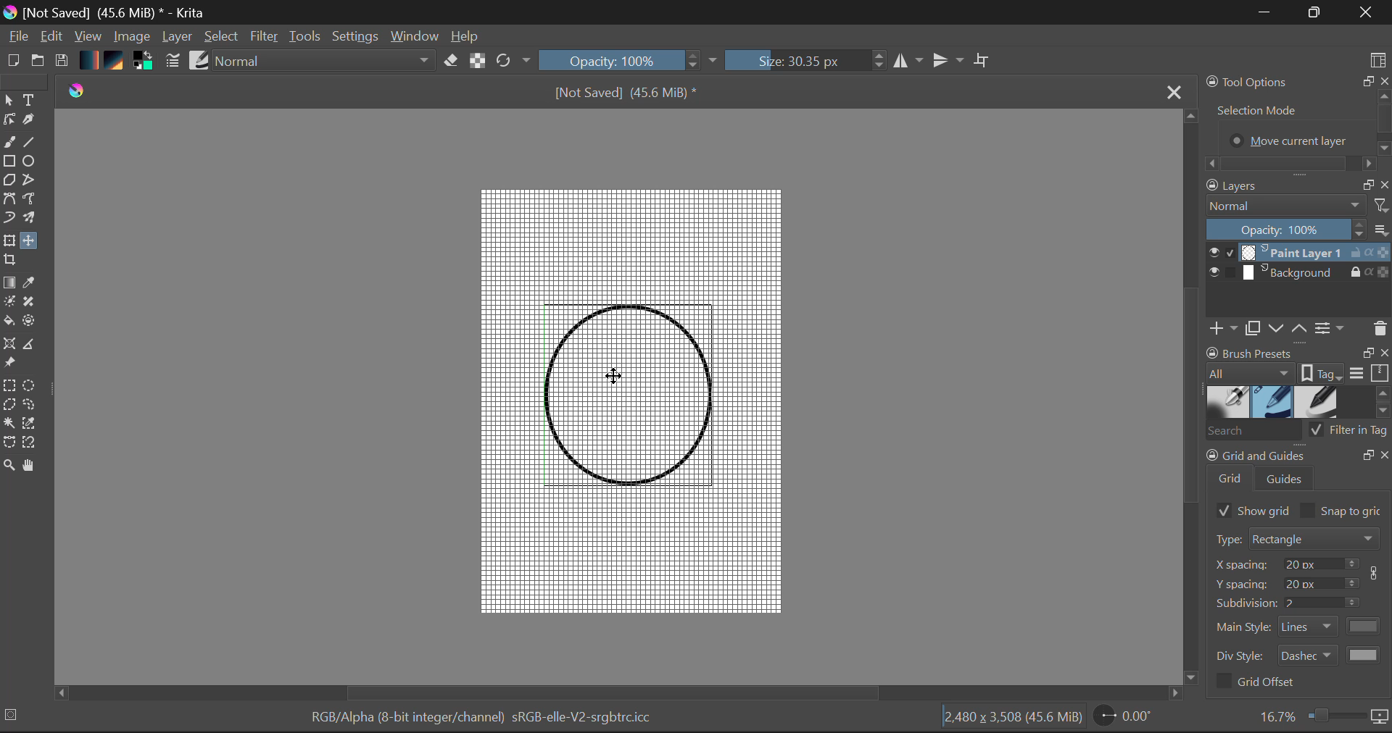 The width and height of the screenshot is (1392, 733). What do you see at coordinates (9, 241) in the screenshot?
I see `Transform Layer` at bounding box center [9, 241].